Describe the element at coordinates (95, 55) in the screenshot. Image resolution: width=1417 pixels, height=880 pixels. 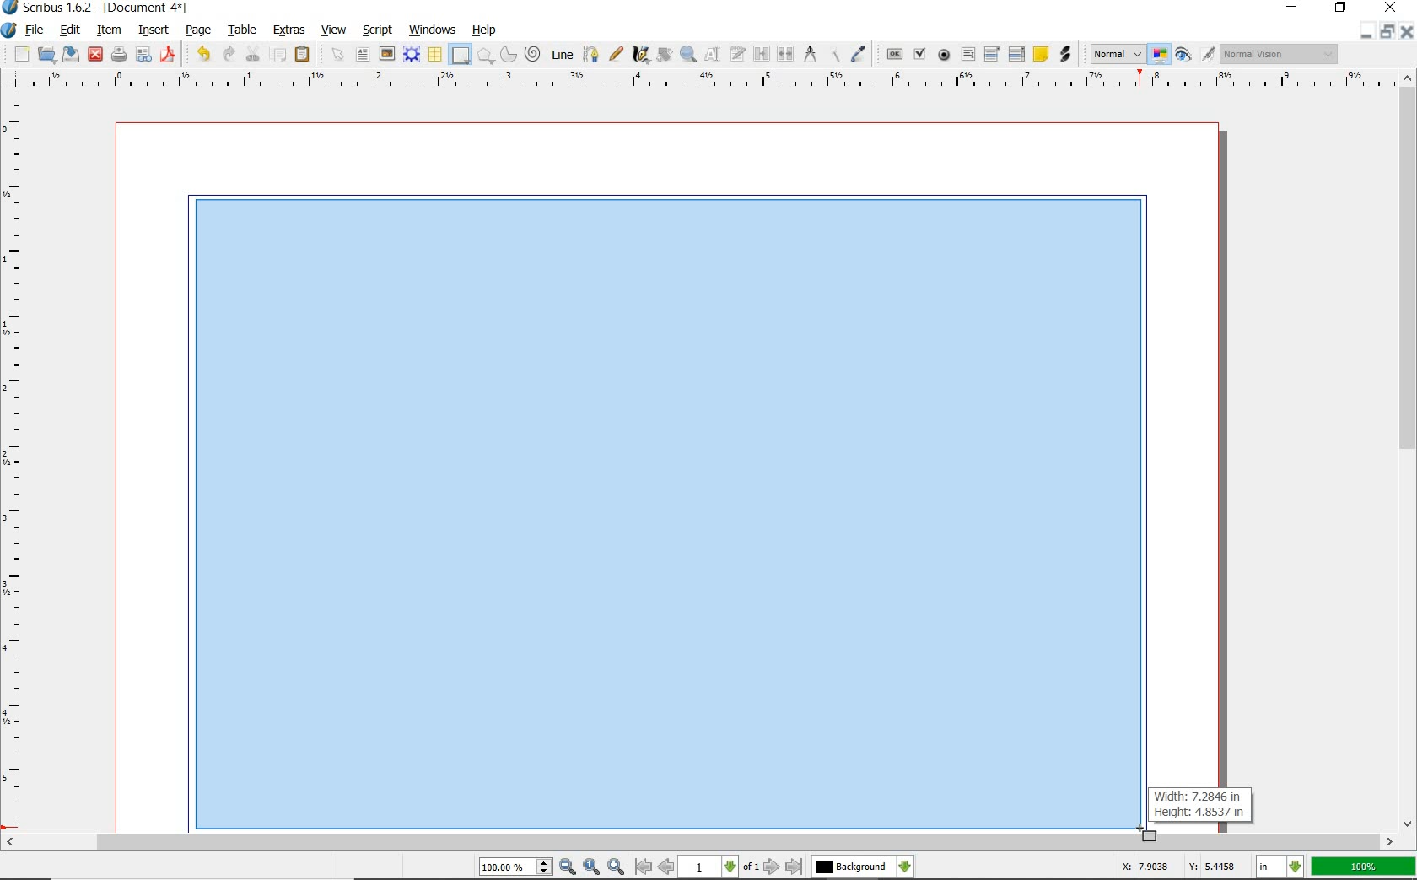
I see `close` at that location.